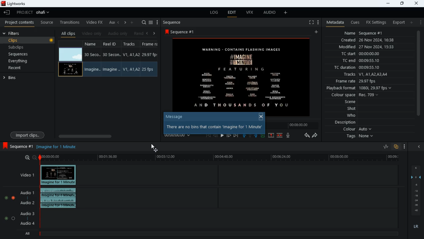  What do you see at coordinates (6, 198) in the screenshot?
I see `toggle` at bounding box center [6, 198].